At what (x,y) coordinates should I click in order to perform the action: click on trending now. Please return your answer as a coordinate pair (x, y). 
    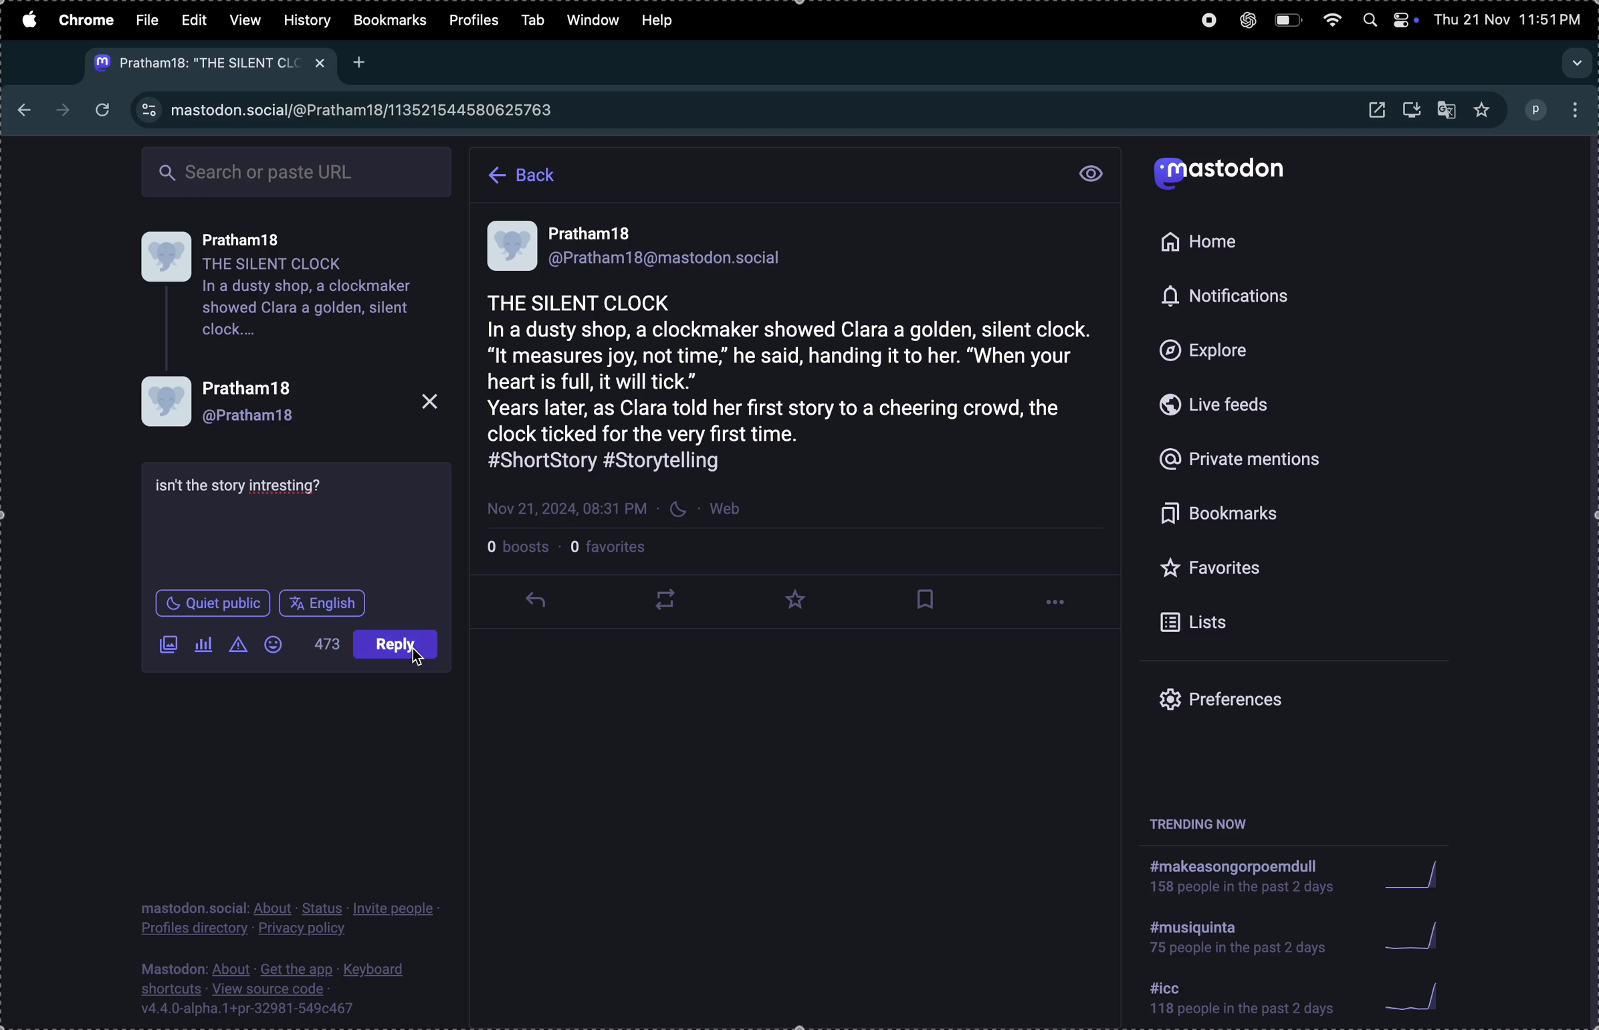
    Looking at the image, I should click on (1206, 823).